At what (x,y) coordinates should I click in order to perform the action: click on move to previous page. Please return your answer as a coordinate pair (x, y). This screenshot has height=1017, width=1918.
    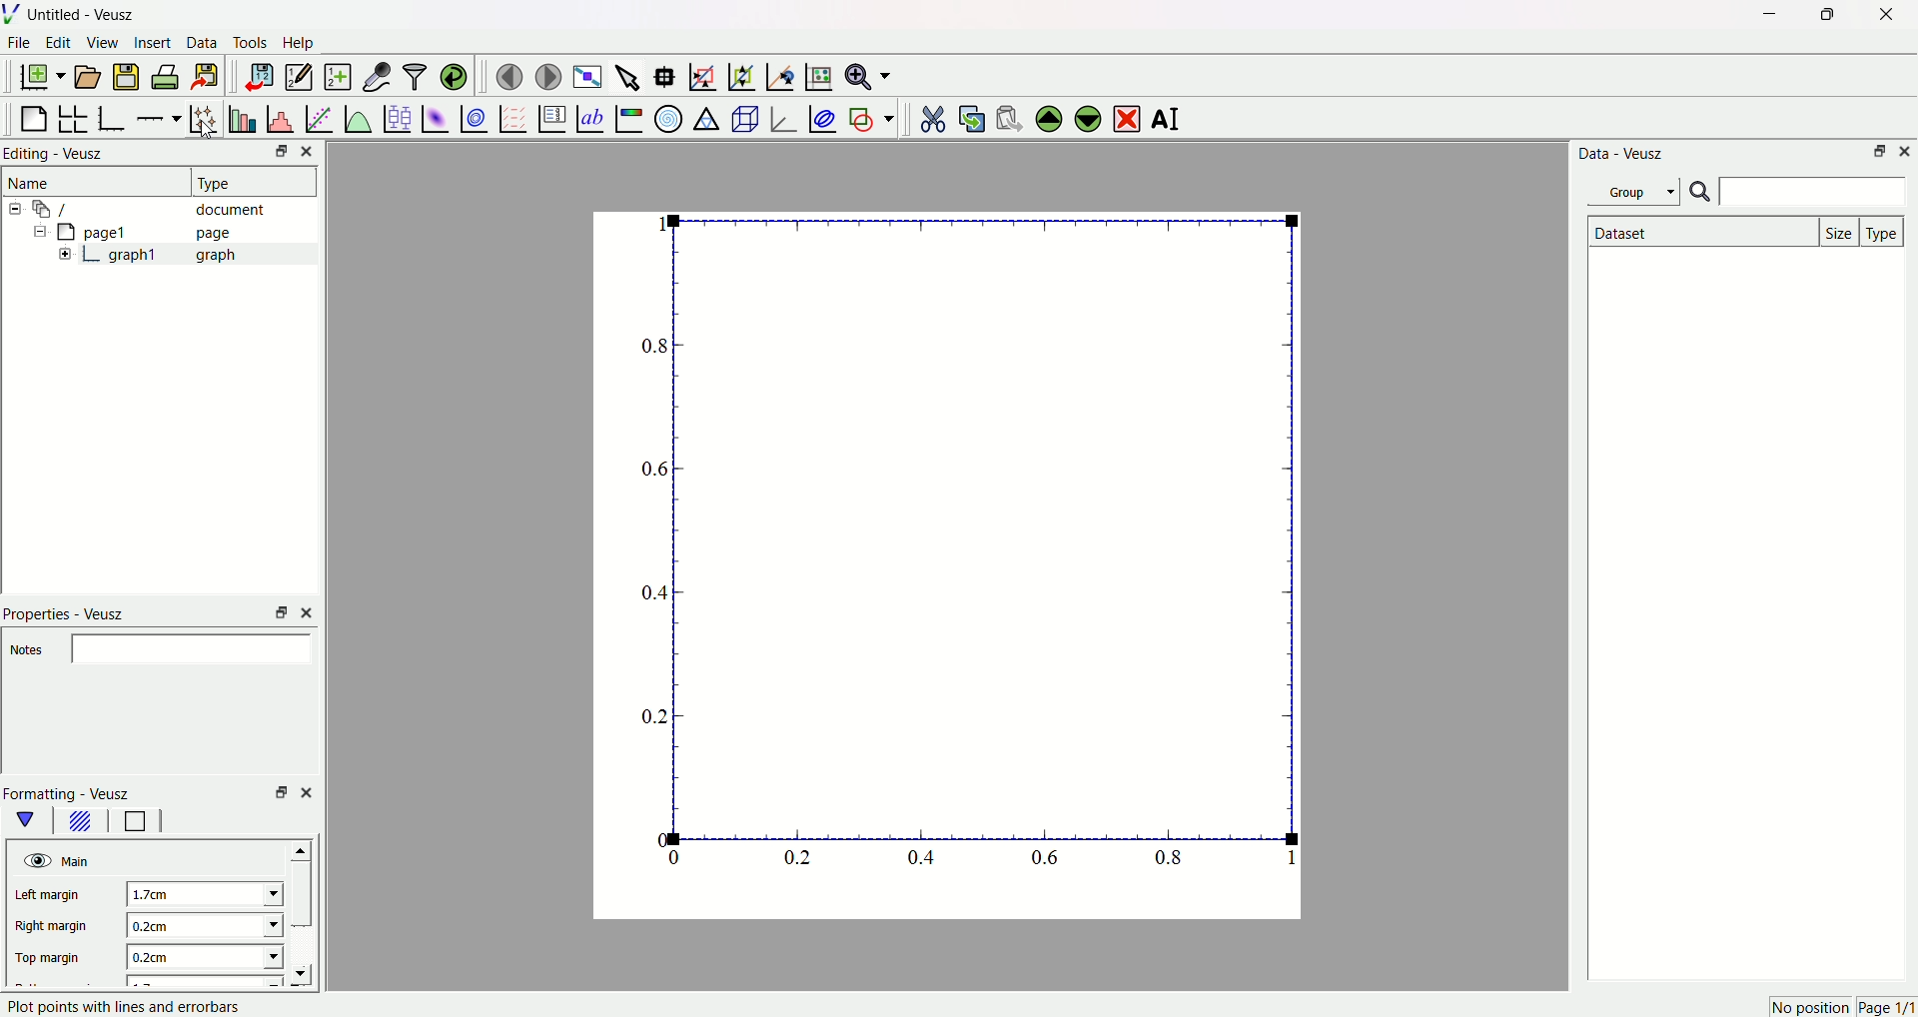
    Looking at the image, I should click on (508, 76).